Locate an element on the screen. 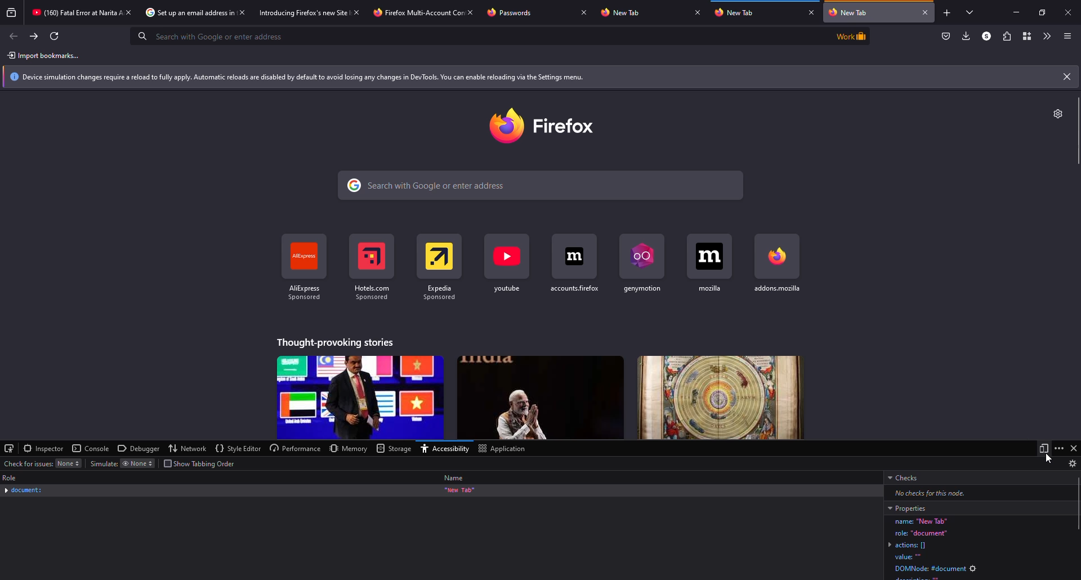 Image resolution: width=1081 pixels, height=580 pixels. add is located at coordinates (946, 14).